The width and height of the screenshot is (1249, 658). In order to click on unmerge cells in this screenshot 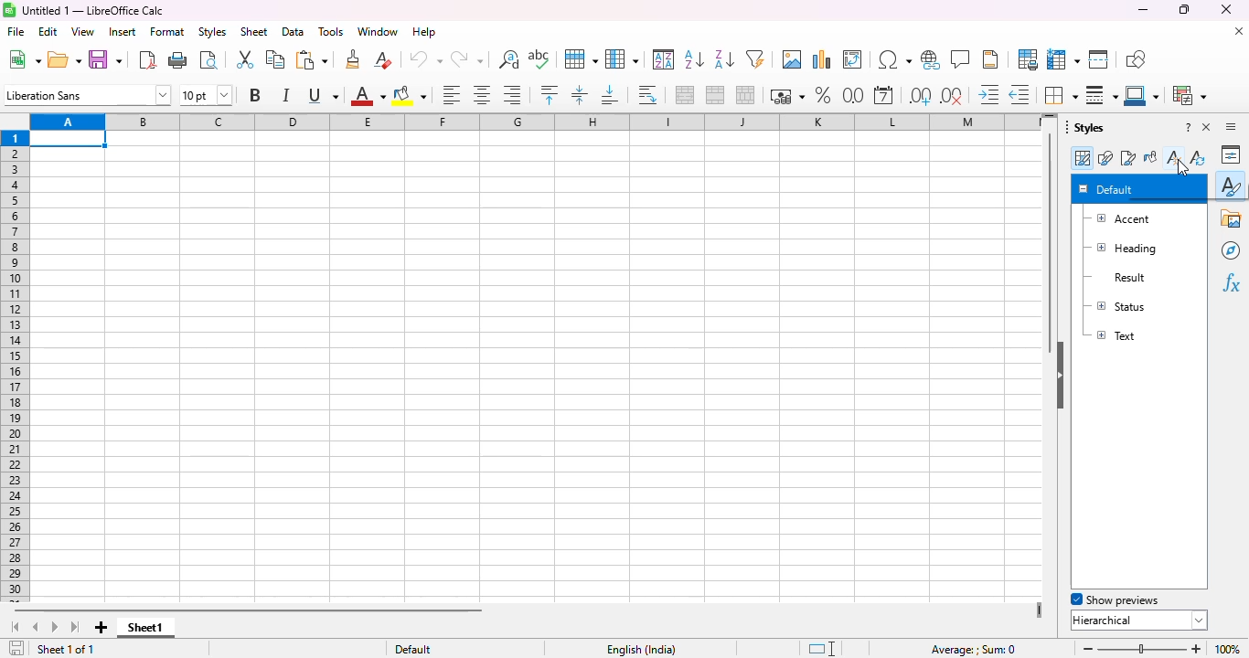, I will do `click(745, 95)`.